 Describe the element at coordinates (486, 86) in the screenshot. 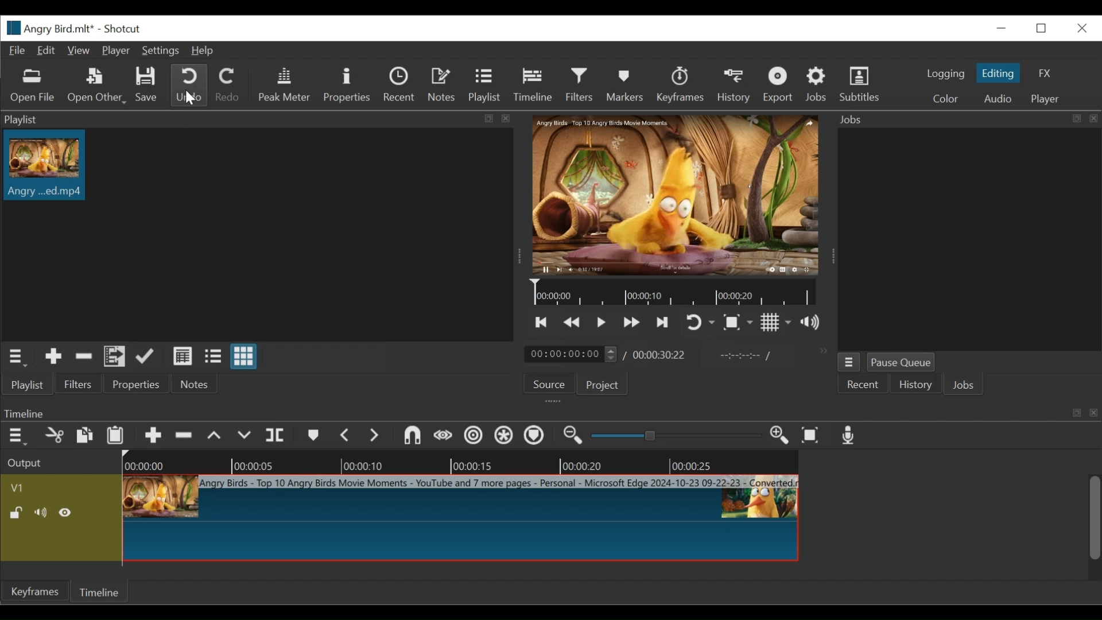

I see `Playlist` at that location.